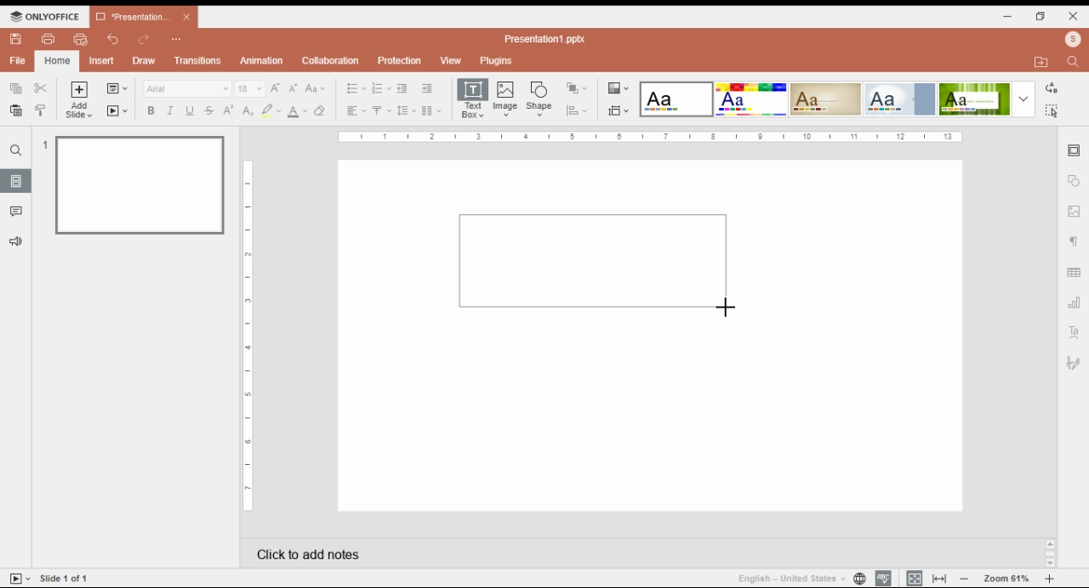 This screenshot has width=1089, height=588. Describe the element at coordinates (402, 88) in the screenshot. I see `decrease indent` at that location.